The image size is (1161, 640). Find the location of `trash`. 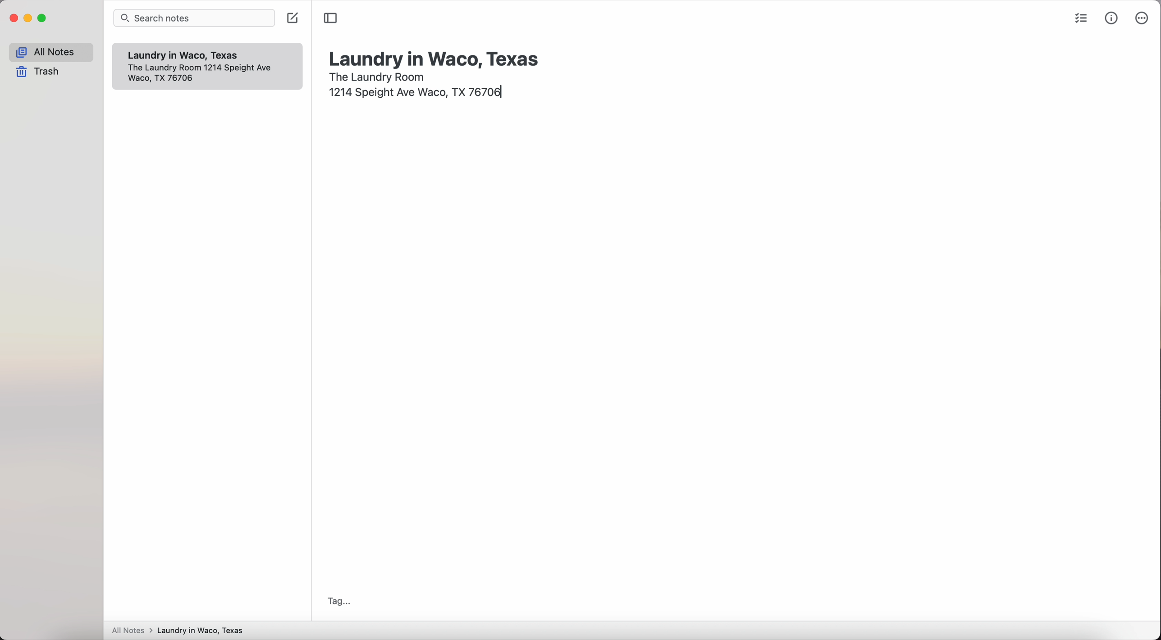

trash is located at coordinates (41, 73).